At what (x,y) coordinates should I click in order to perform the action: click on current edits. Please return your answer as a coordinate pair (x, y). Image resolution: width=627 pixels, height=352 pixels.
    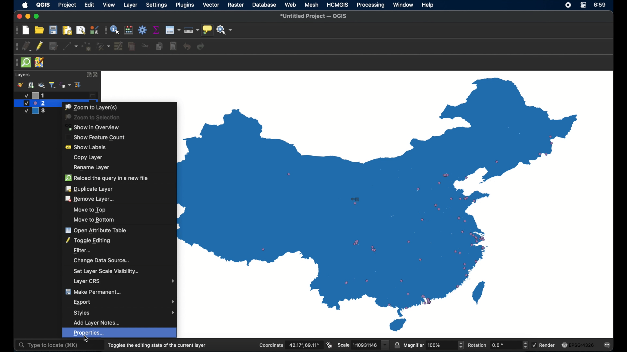
    Looking at the image, I should click on (26, 46).